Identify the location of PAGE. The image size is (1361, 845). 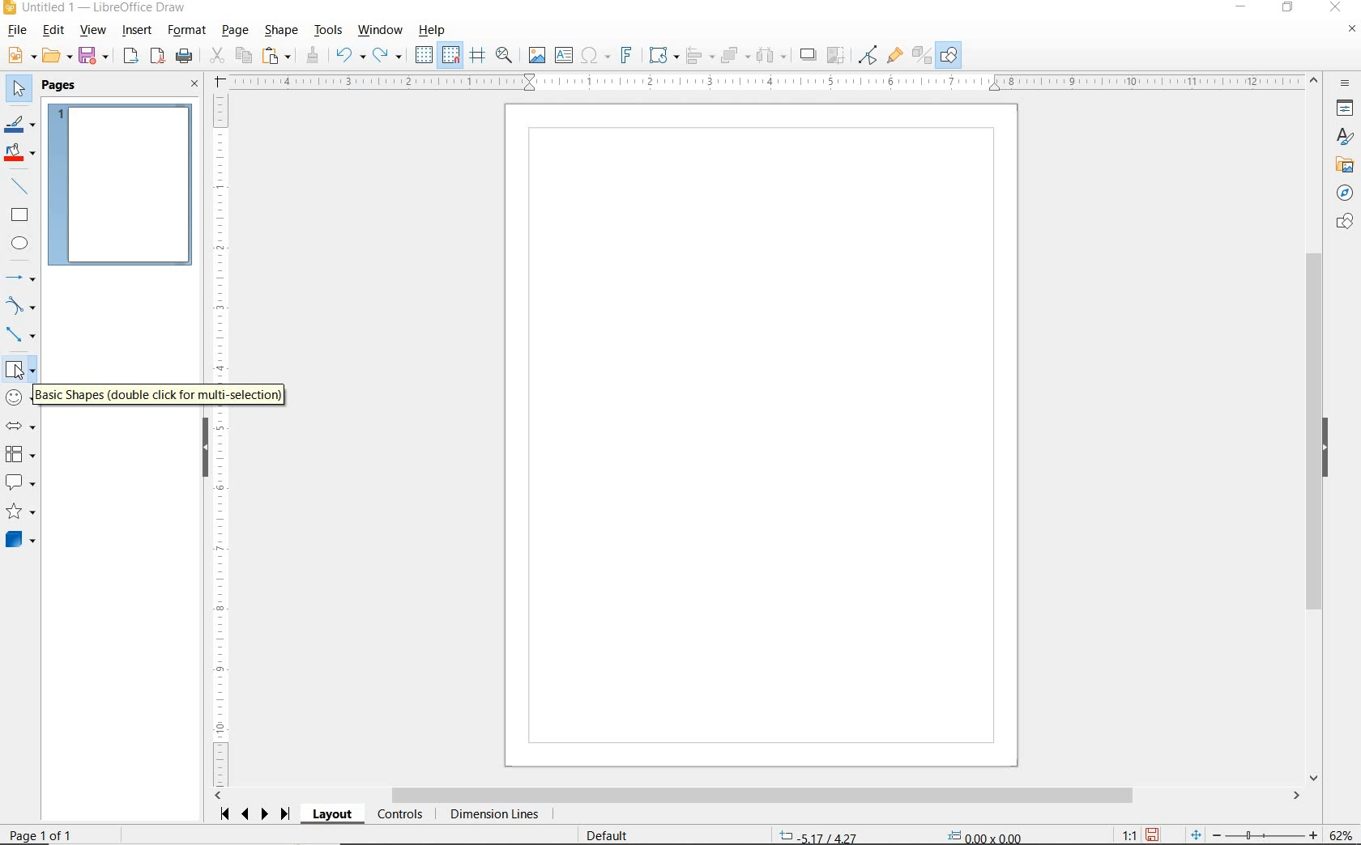
(237, 31).